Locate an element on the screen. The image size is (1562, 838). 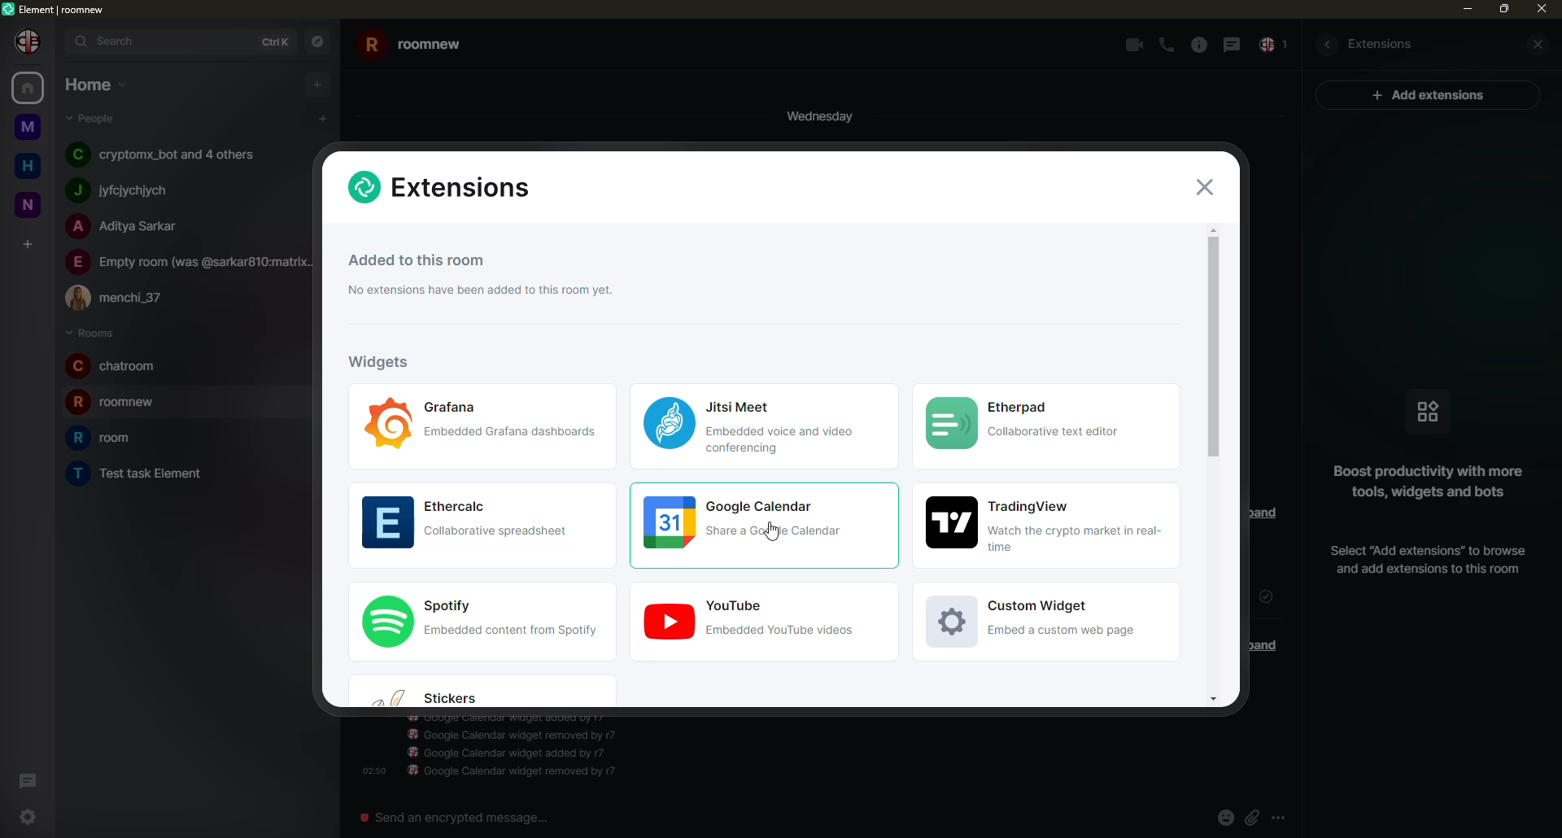
room is located at coordinates (413, 46).